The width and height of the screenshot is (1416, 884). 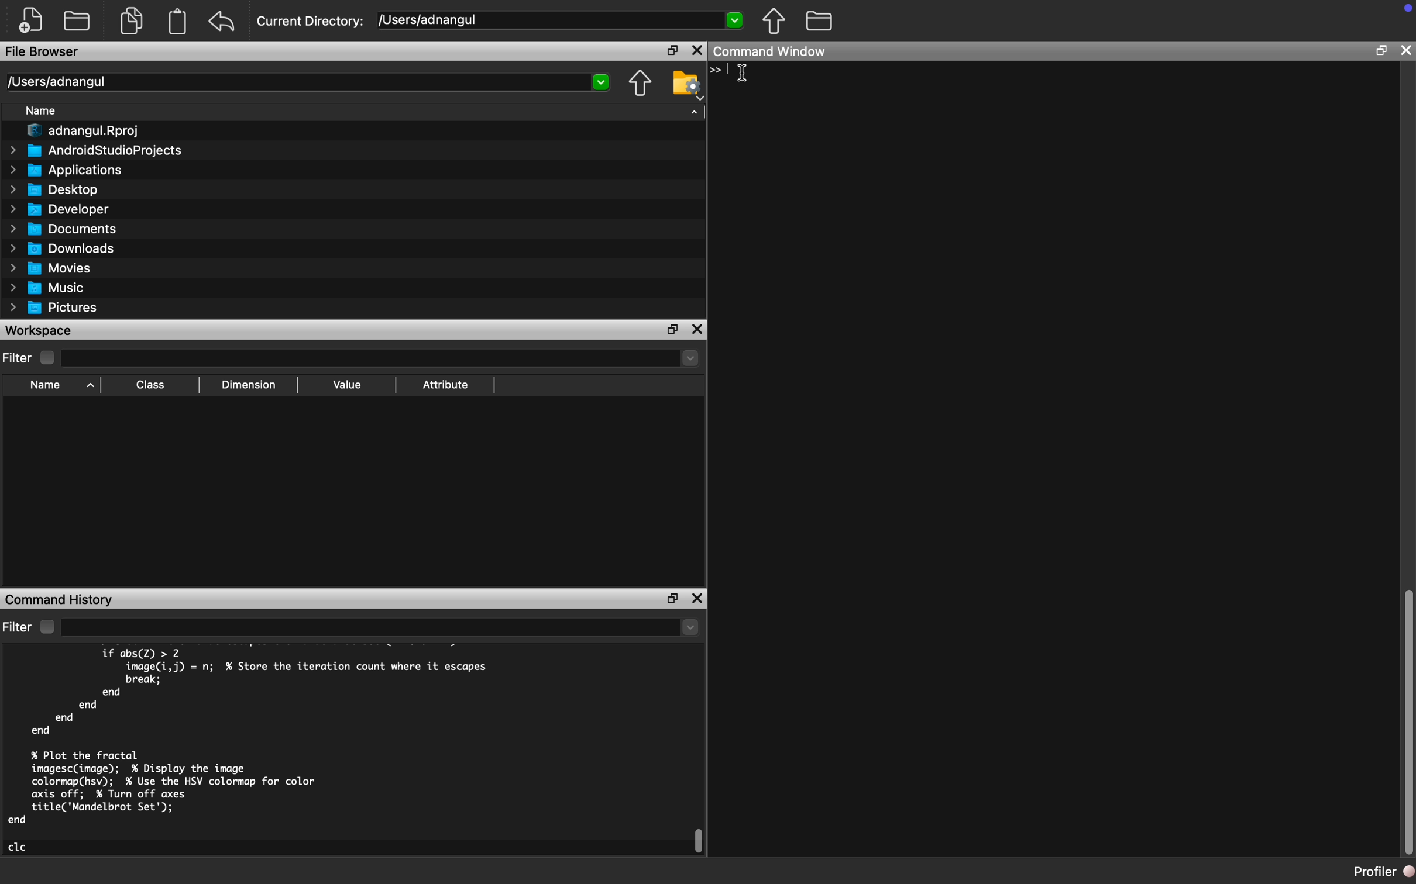 What do you see at coordinates (46, 385) in the screenshot?
I see `Name` at bounding box center [46, 385].